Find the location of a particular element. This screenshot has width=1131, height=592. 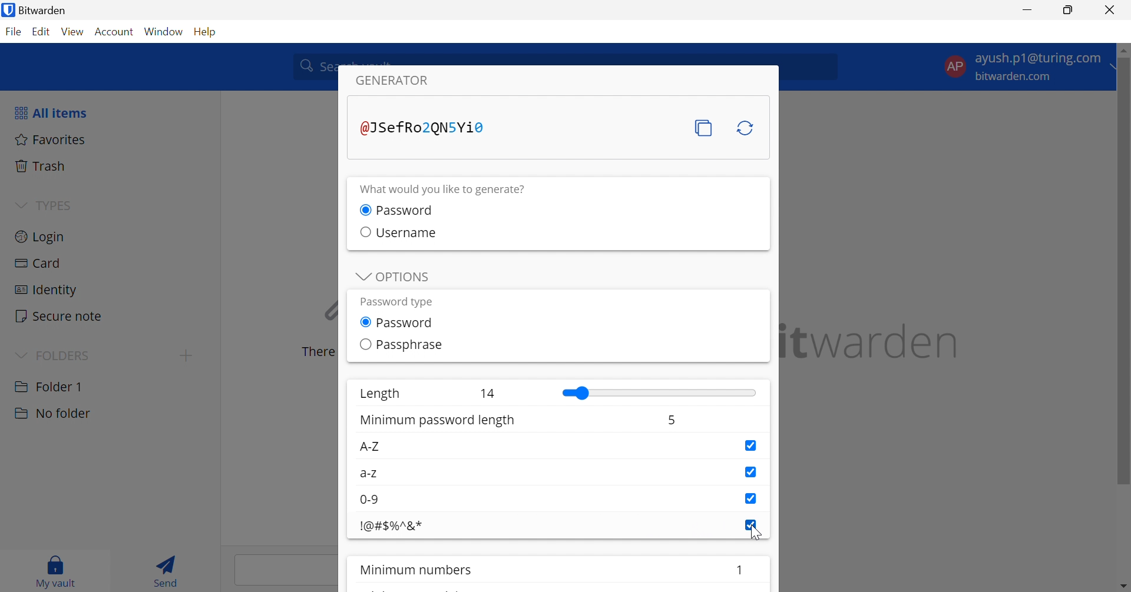

scrollbar is located at coordinates (1124, 274).